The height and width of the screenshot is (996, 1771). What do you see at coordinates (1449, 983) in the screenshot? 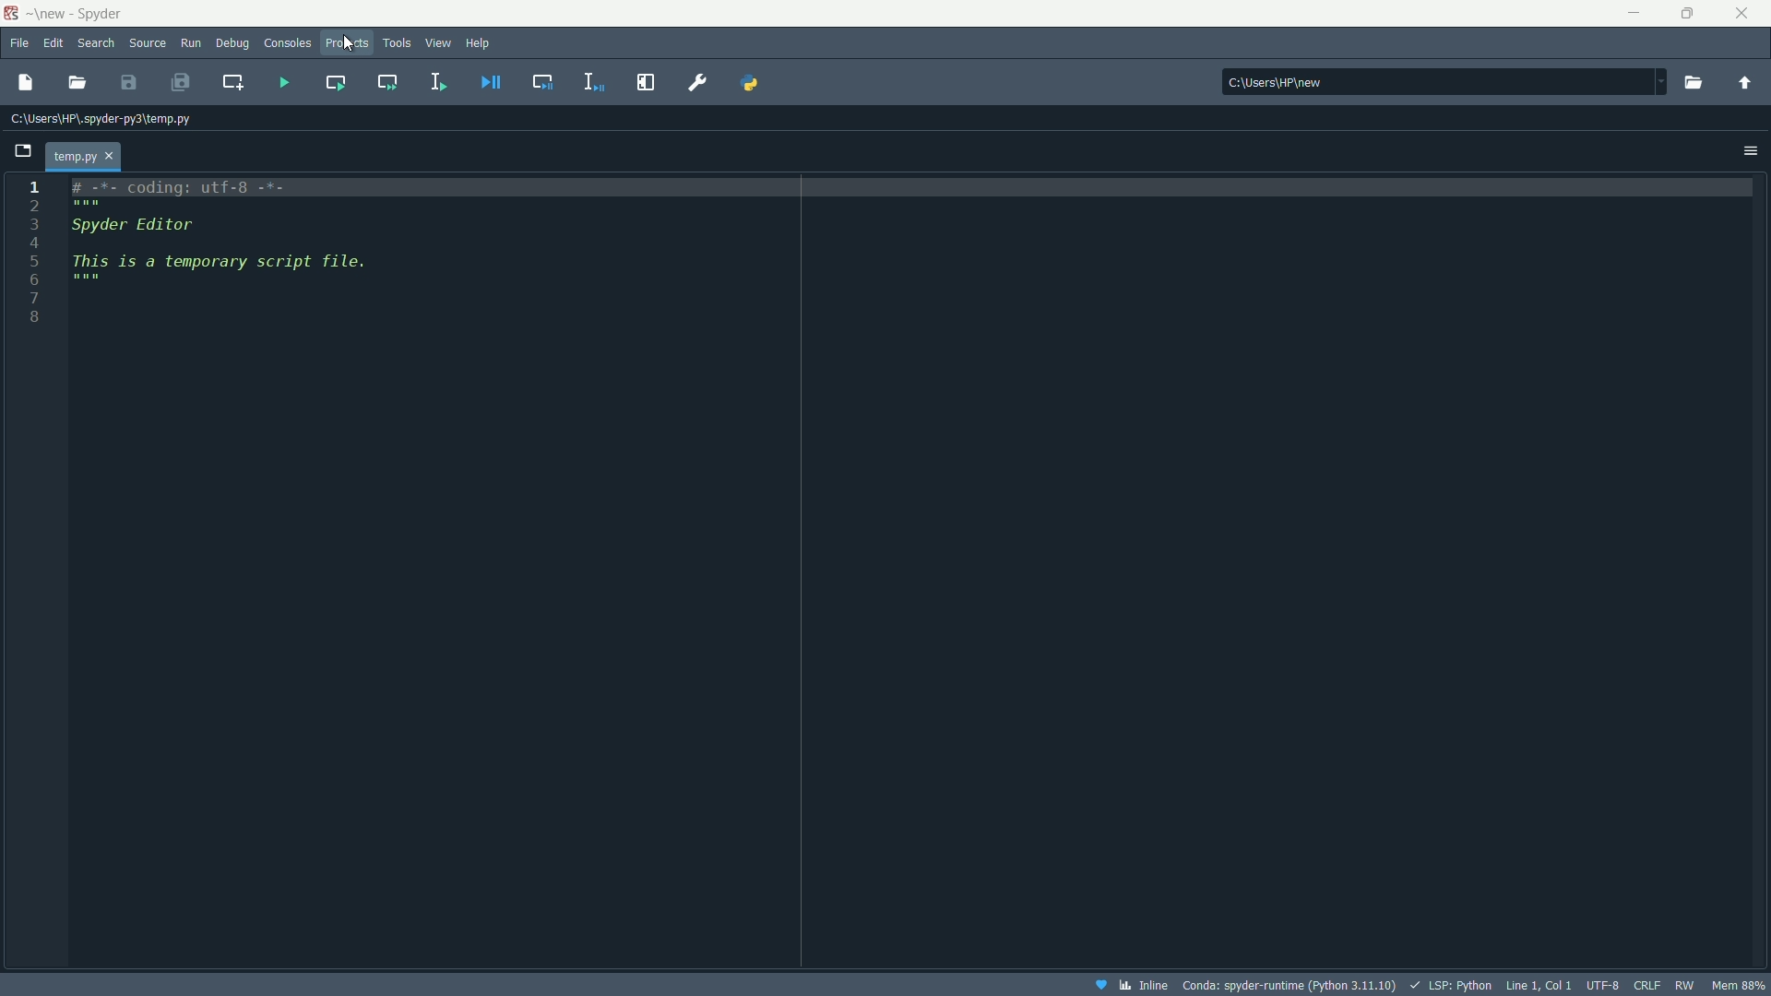
I see `LSP:Python` at bounding box center [1449, 983].